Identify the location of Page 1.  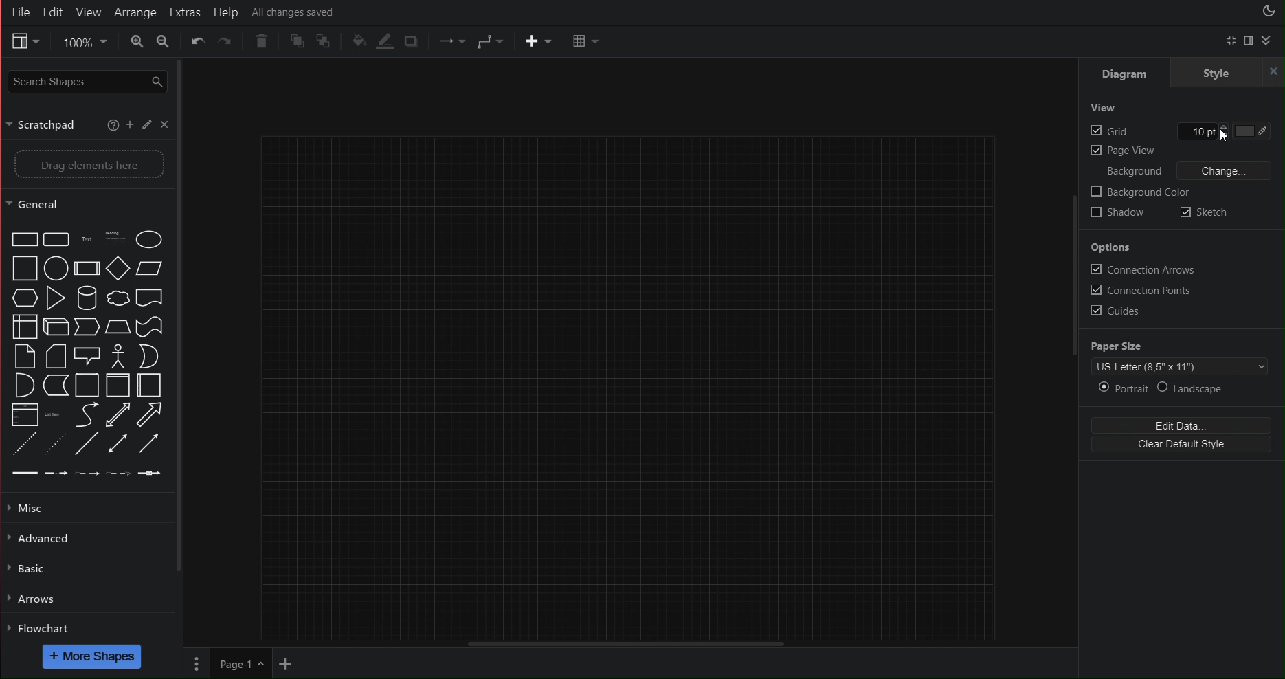
(238, 663).